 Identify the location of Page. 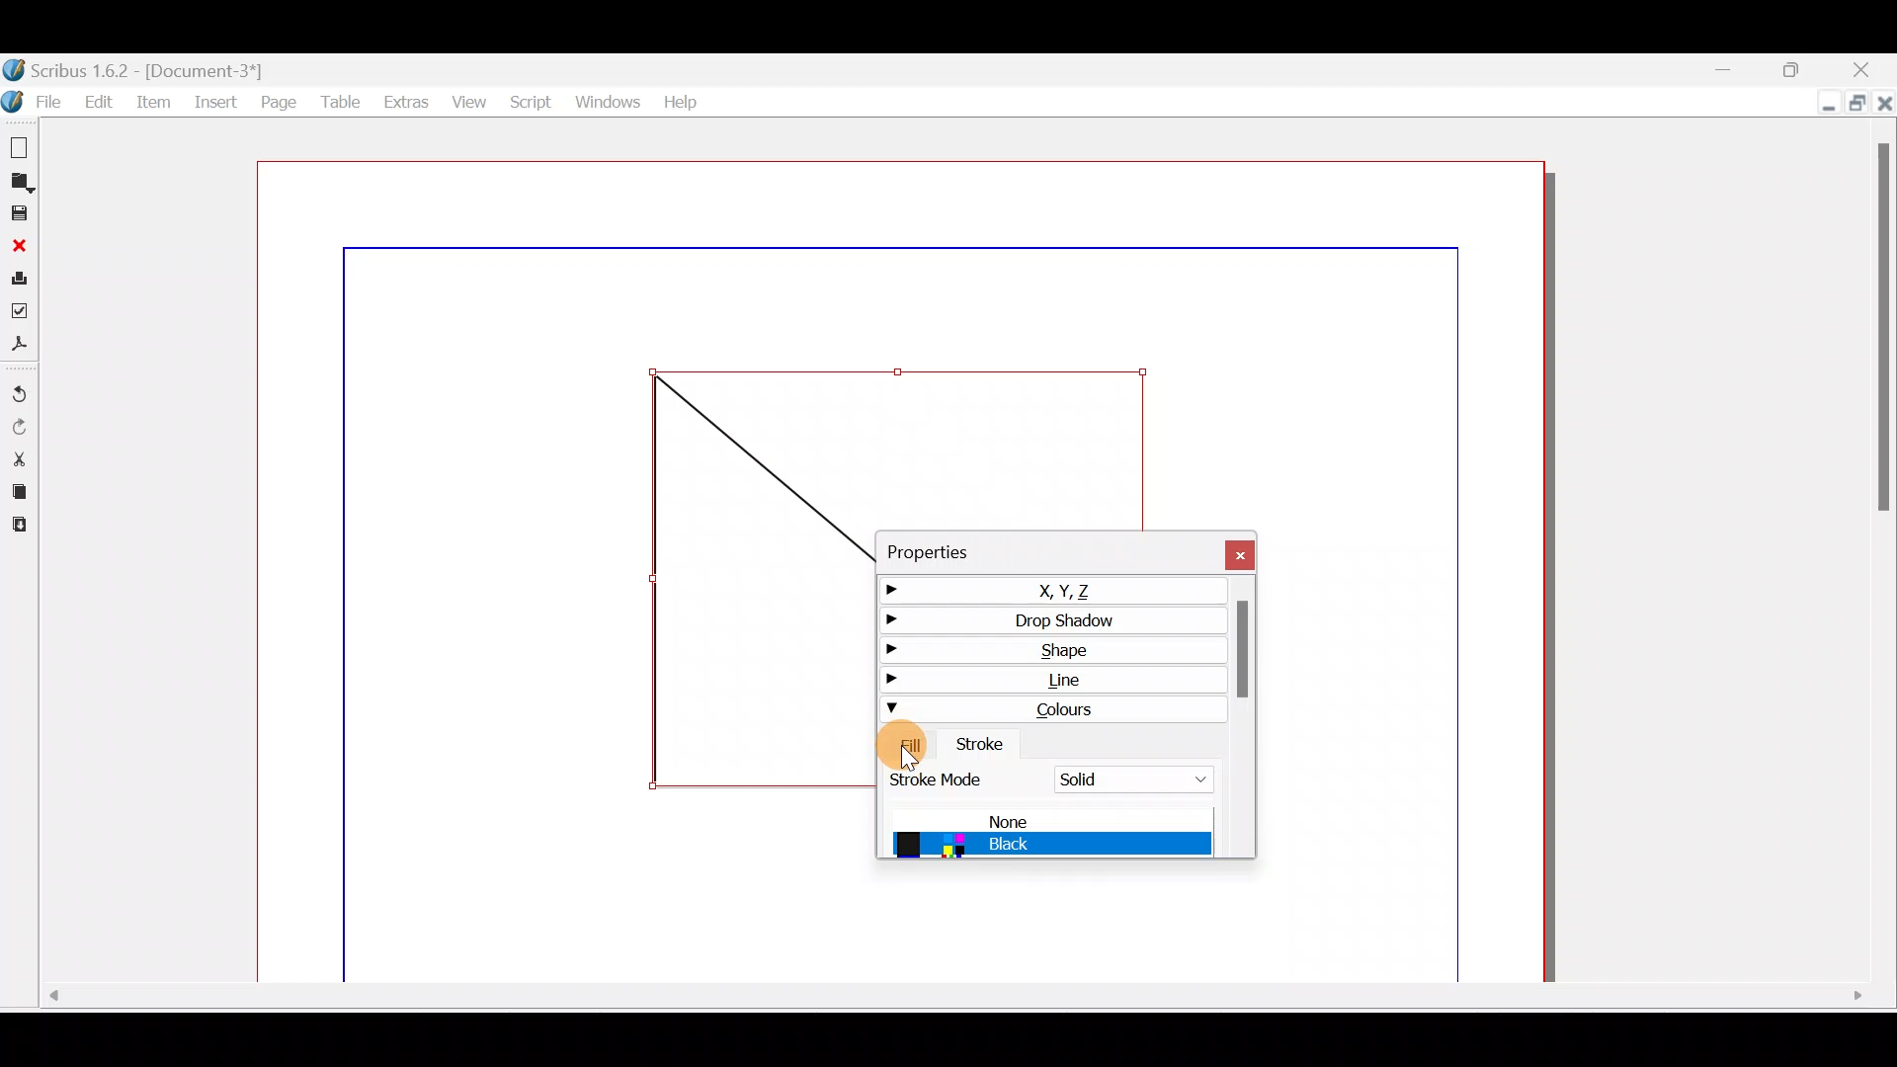
(278, 103).